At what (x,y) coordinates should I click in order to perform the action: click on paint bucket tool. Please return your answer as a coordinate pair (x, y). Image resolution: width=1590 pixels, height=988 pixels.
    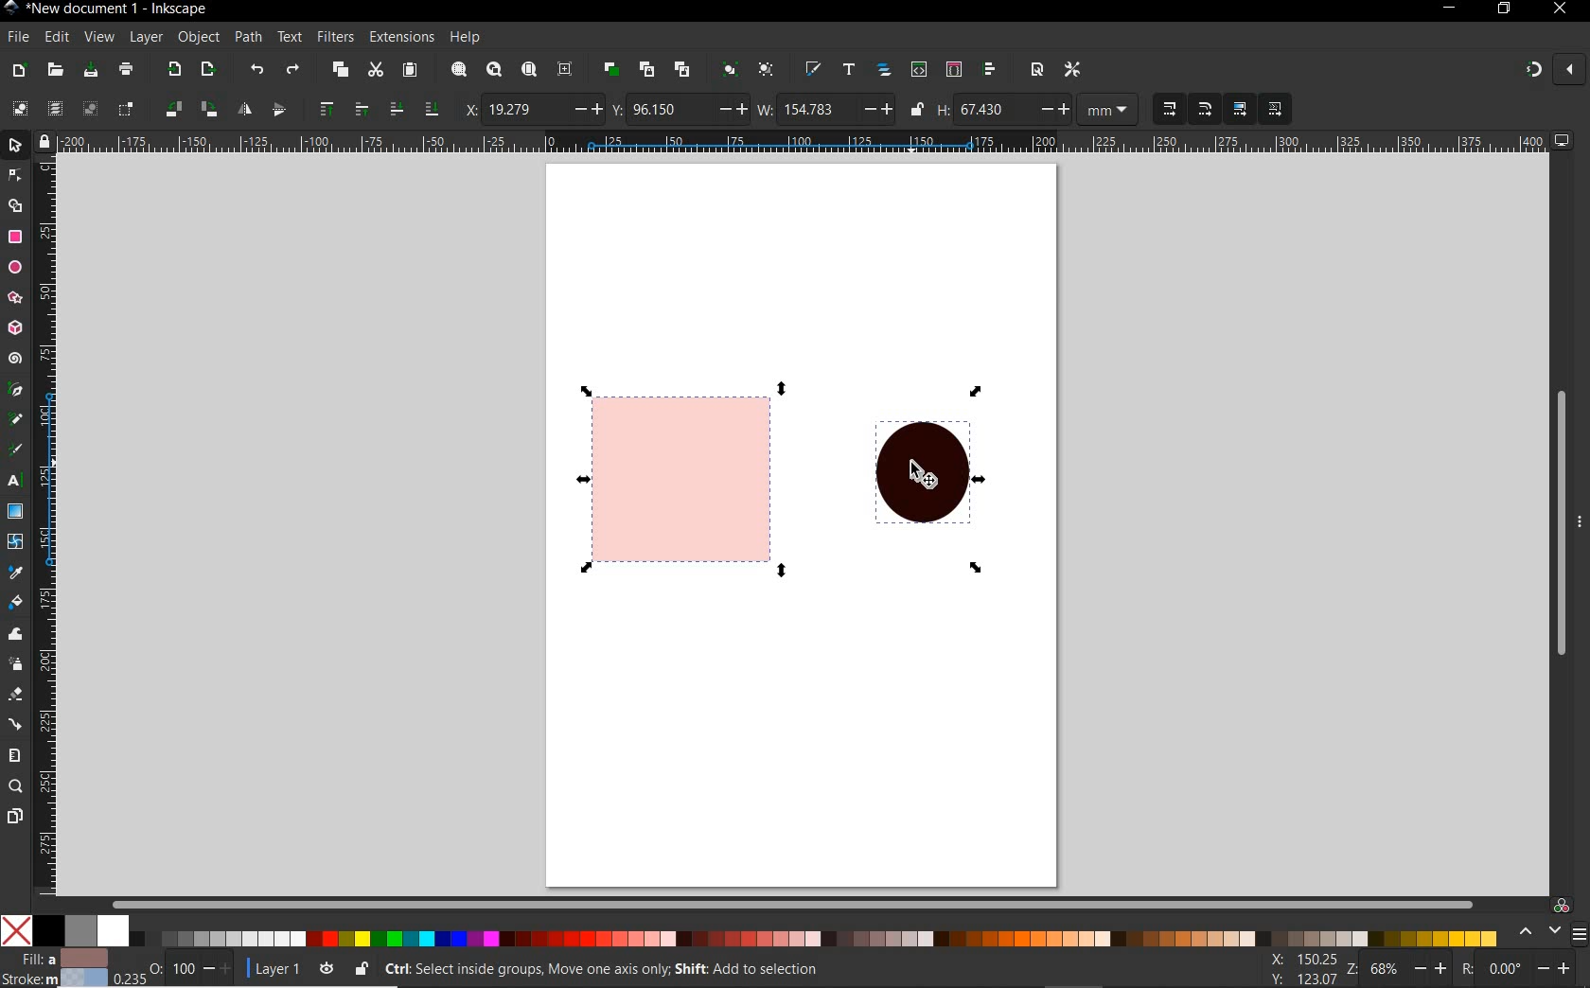
    Looking at the image, I should click on (15, 601).